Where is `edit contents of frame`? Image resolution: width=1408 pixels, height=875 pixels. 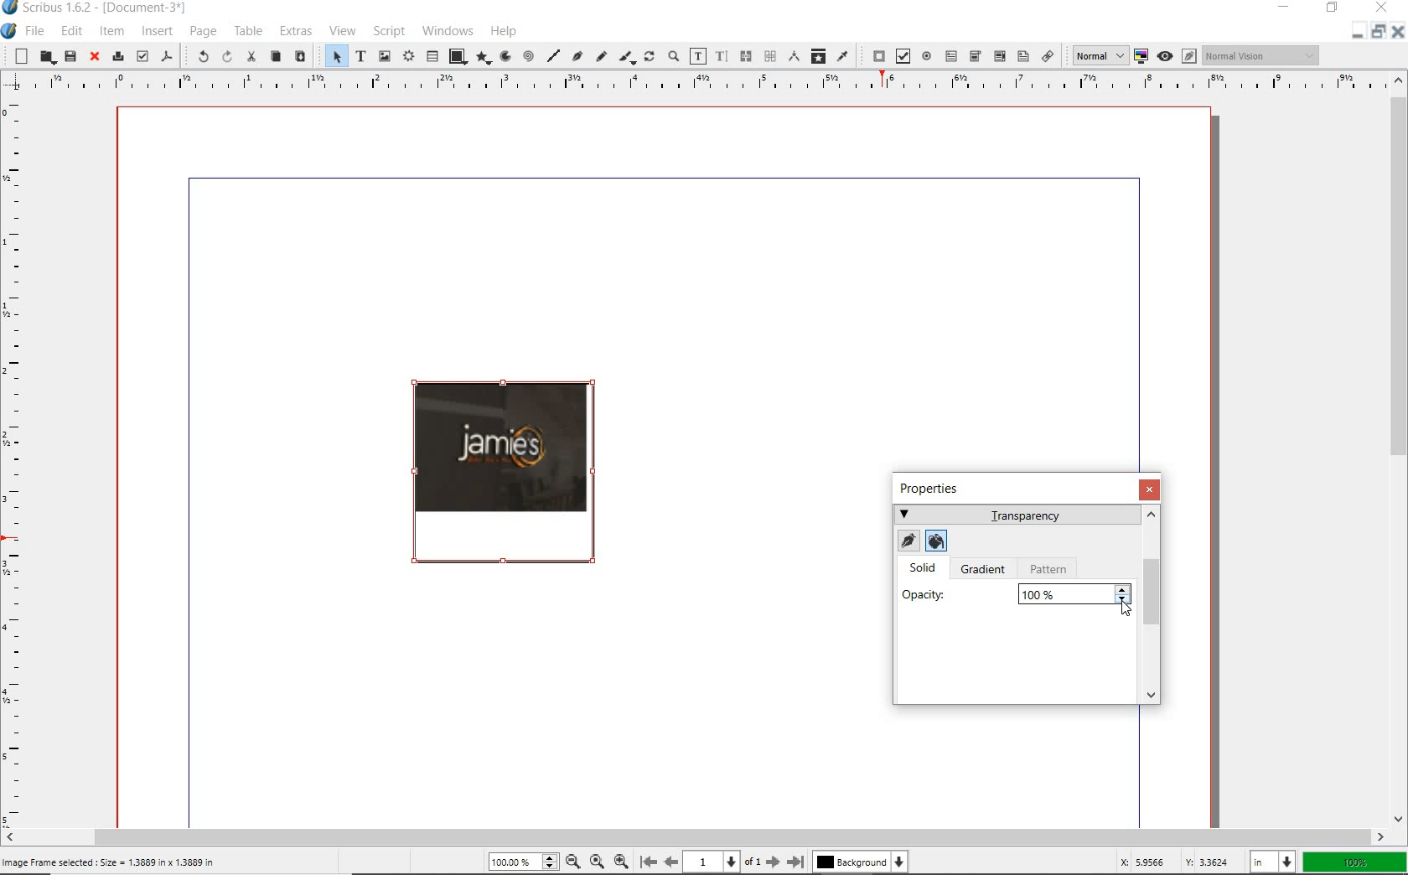 edit contents of frame is located at coordinates (697, 55).